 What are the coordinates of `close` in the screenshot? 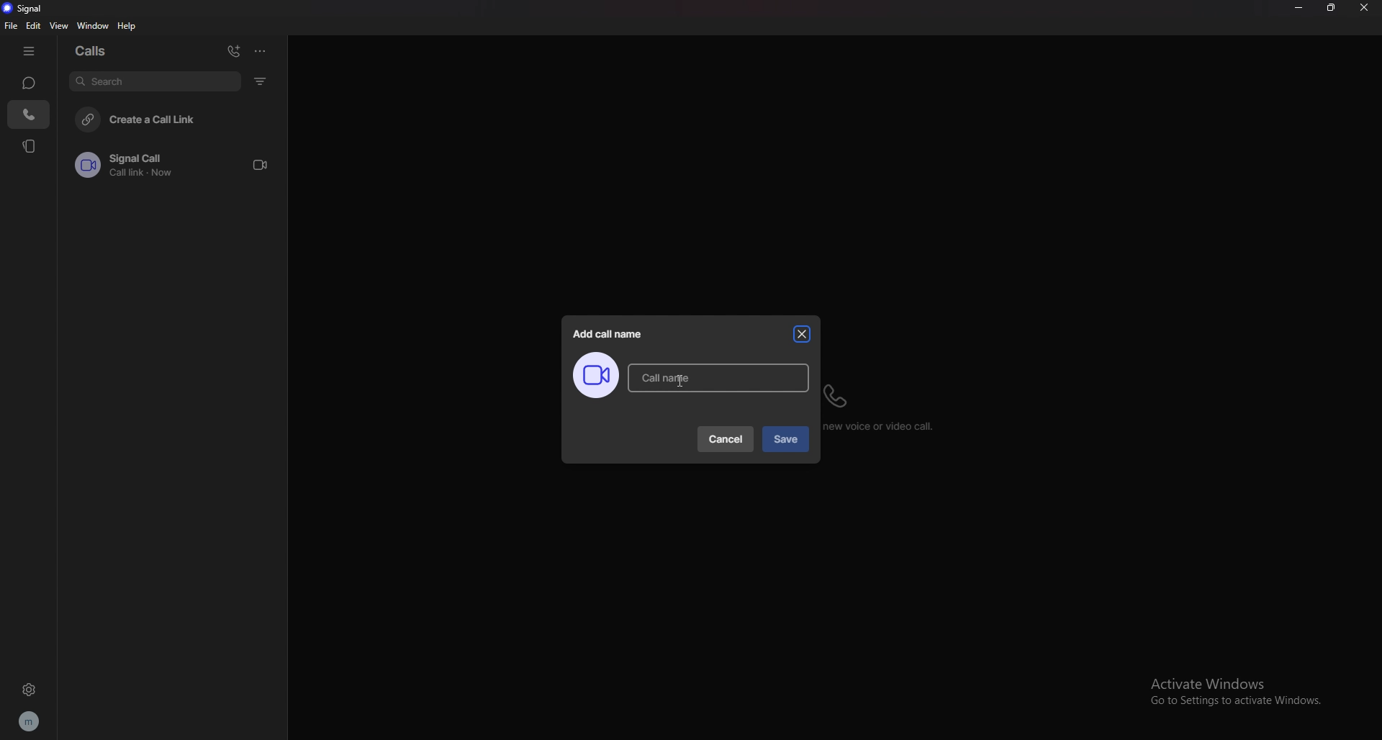 It's located at (803, 334).